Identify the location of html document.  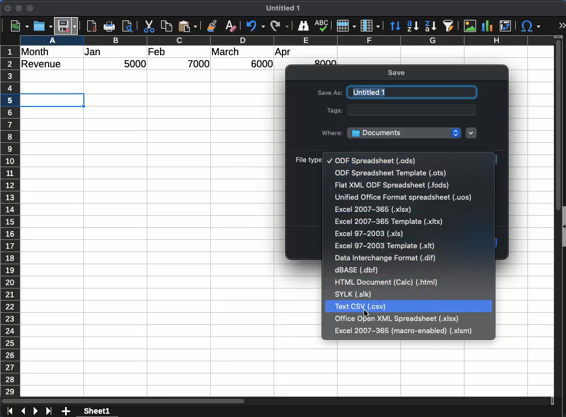
(387, 284).